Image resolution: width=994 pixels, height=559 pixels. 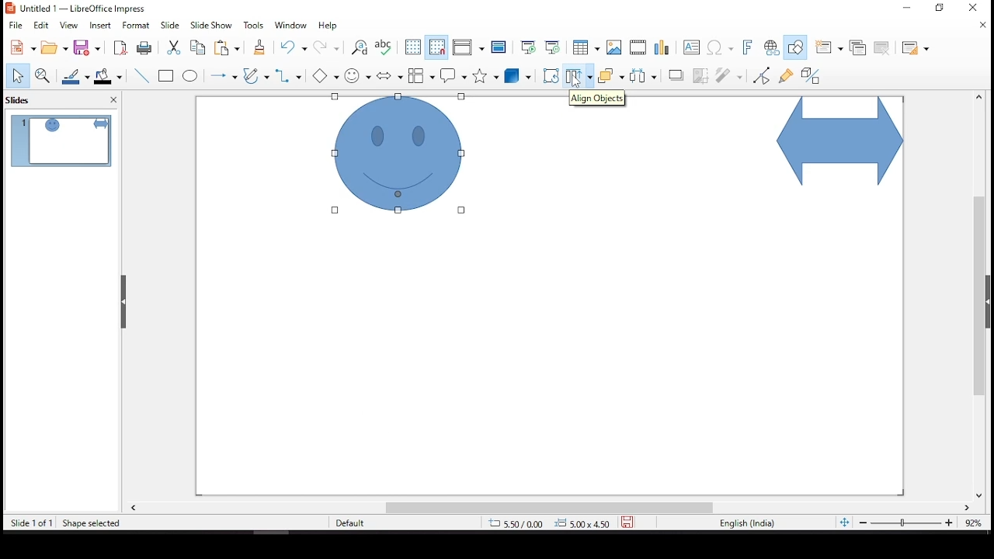 What do you see at coordinates (577, 85) in the screenshot?
I see `mouse pointer` at bounding box center [577, 85].